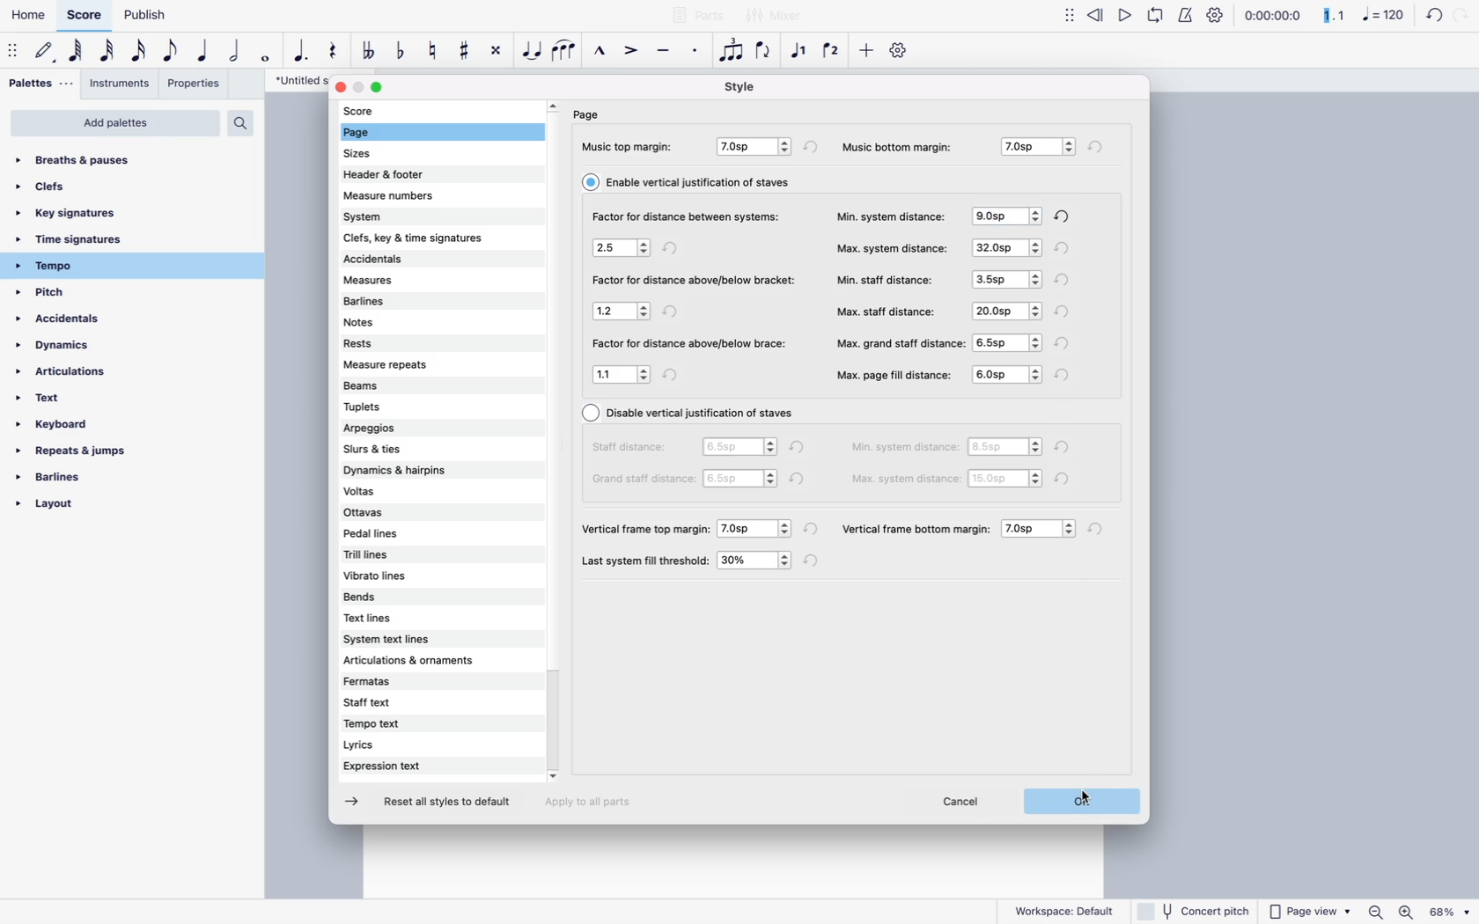 The height and width of the screenshot is (924, 1479). I want to click on tie, so click(533, 54).